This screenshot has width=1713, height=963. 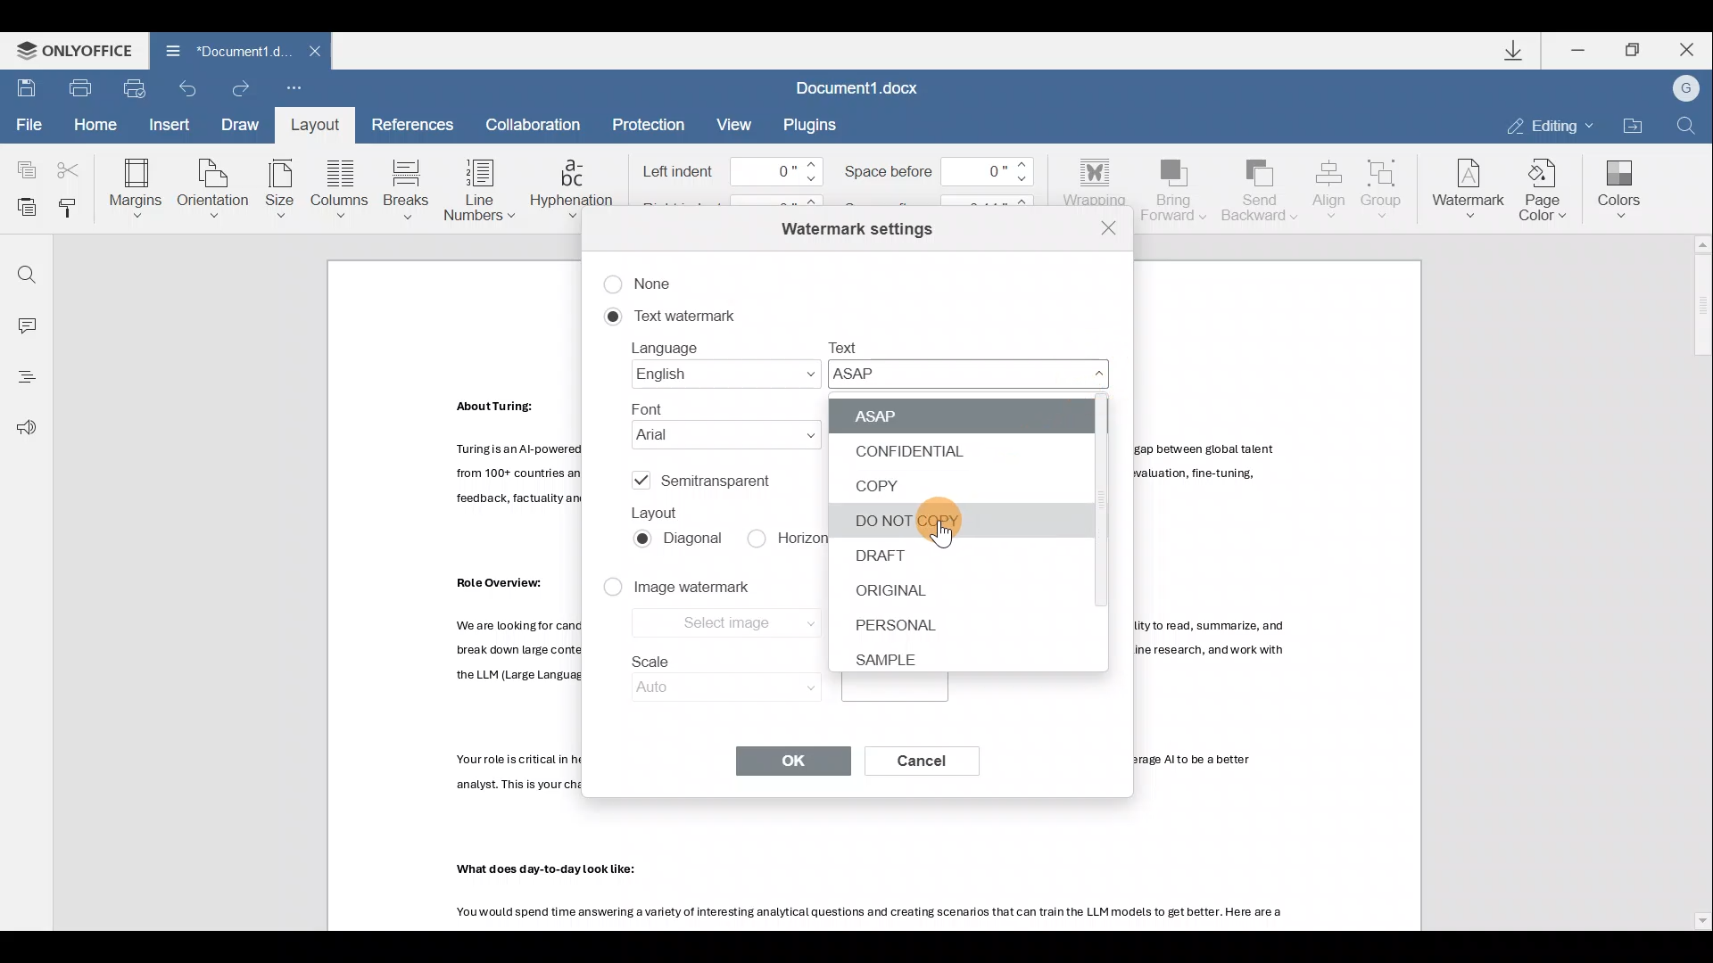 What do you see at coordinates (101, 125) in the screenshot?
I see `Home` at bounding box center [101, 125].